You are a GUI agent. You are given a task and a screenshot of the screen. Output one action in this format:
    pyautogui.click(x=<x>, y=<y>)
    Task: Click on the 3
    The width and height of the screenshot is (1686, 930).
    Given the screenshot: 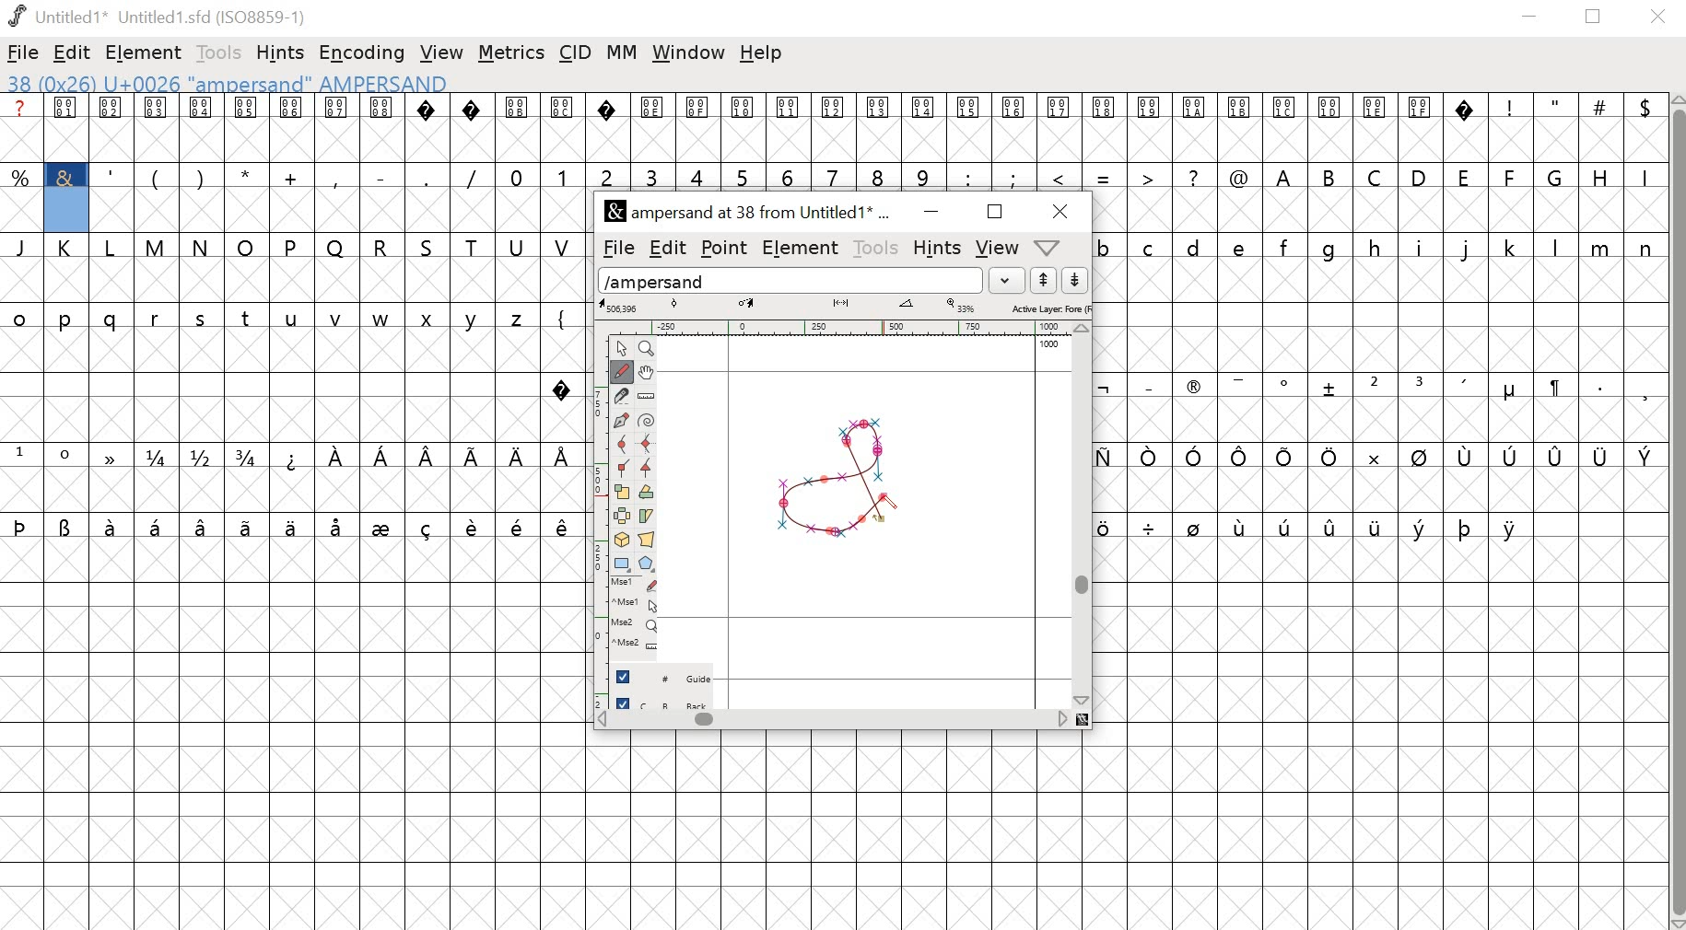 What is the action you would take?
    pyautogui.click(x=1422, y=385)
    